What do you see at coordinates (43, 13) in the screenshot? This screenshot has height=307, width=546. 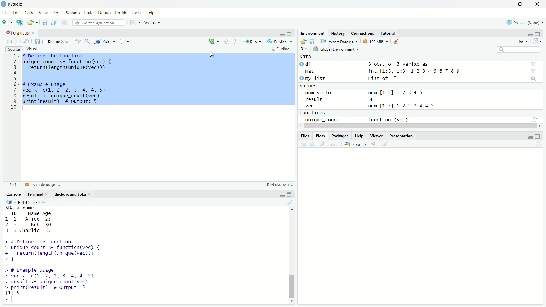 I see `View` at bounding box center [43, 13].